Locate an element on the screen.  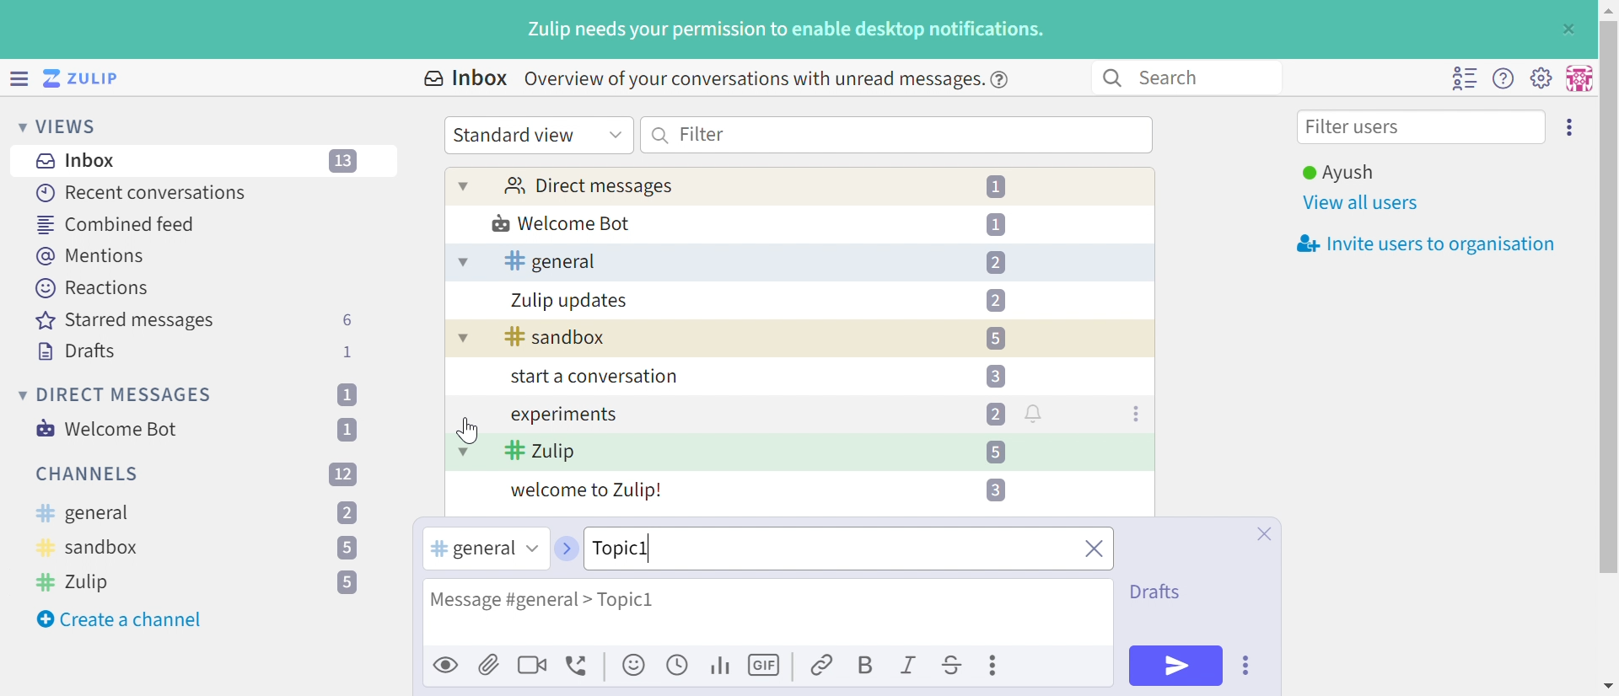
Inbox is located at coordinates (80, 161).